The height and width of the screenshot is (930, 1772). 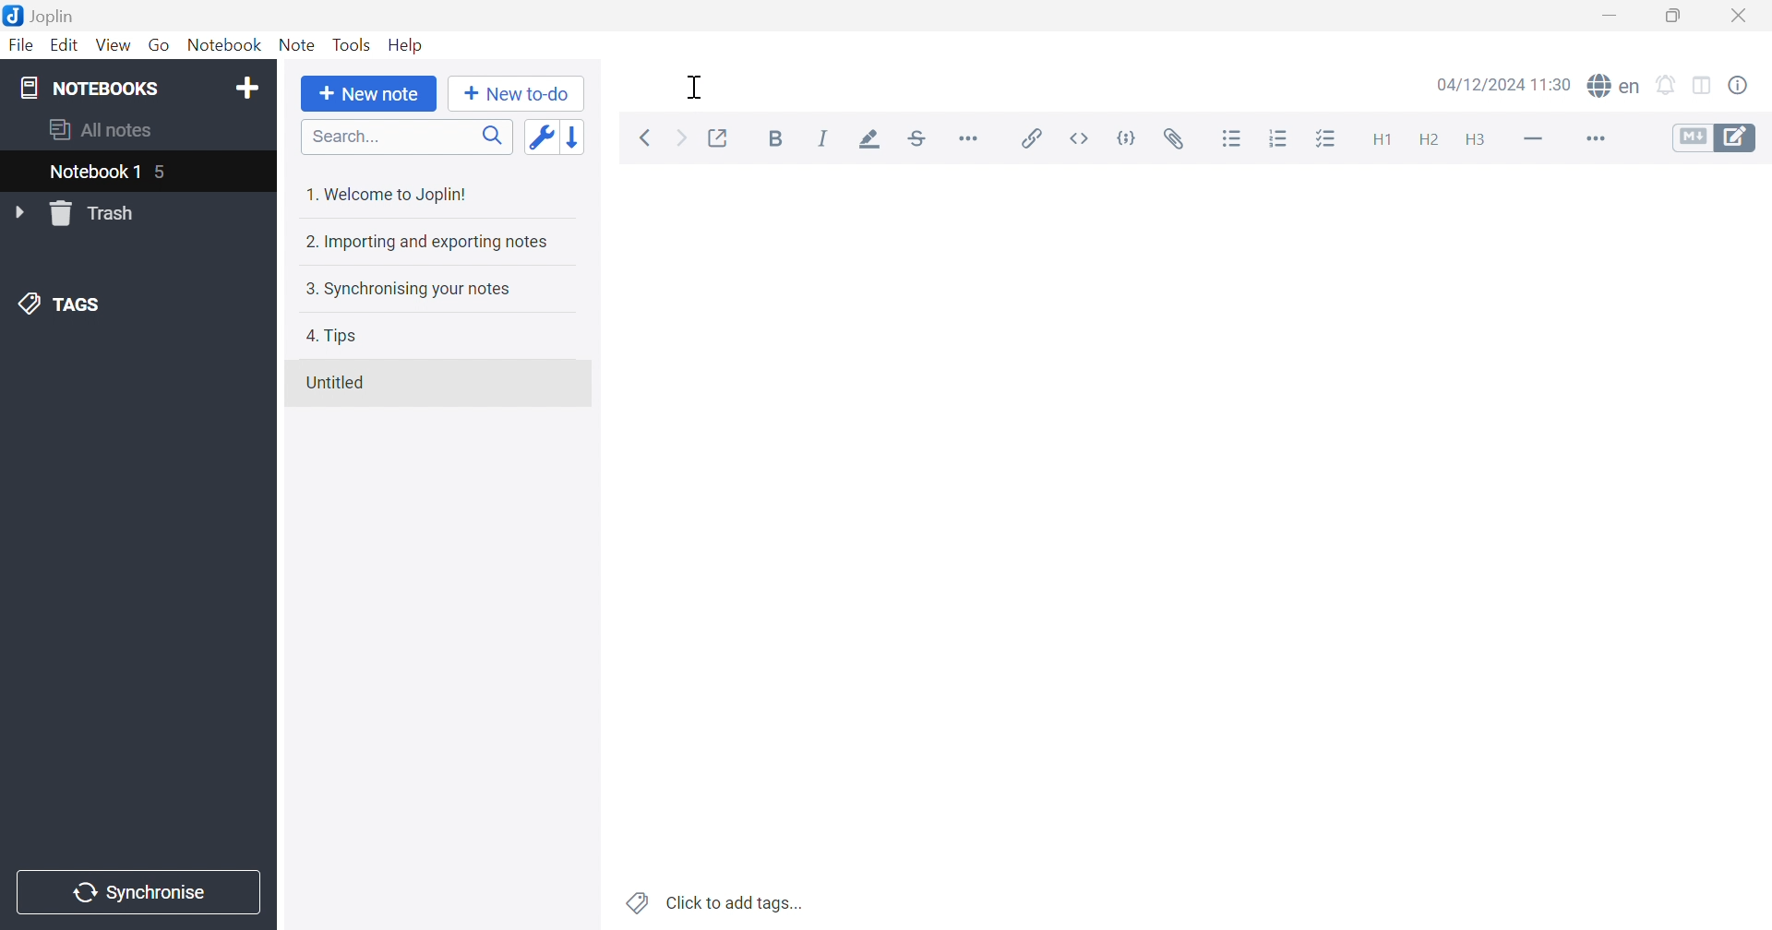 I want to click on Edit, so click(x=67, y=47).